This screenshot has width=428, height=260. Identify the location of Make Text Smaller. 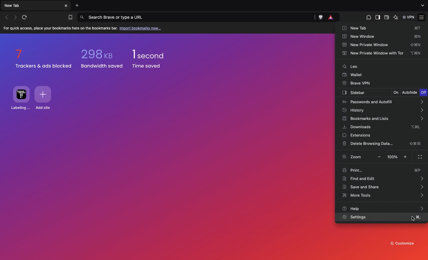
(379, 156).